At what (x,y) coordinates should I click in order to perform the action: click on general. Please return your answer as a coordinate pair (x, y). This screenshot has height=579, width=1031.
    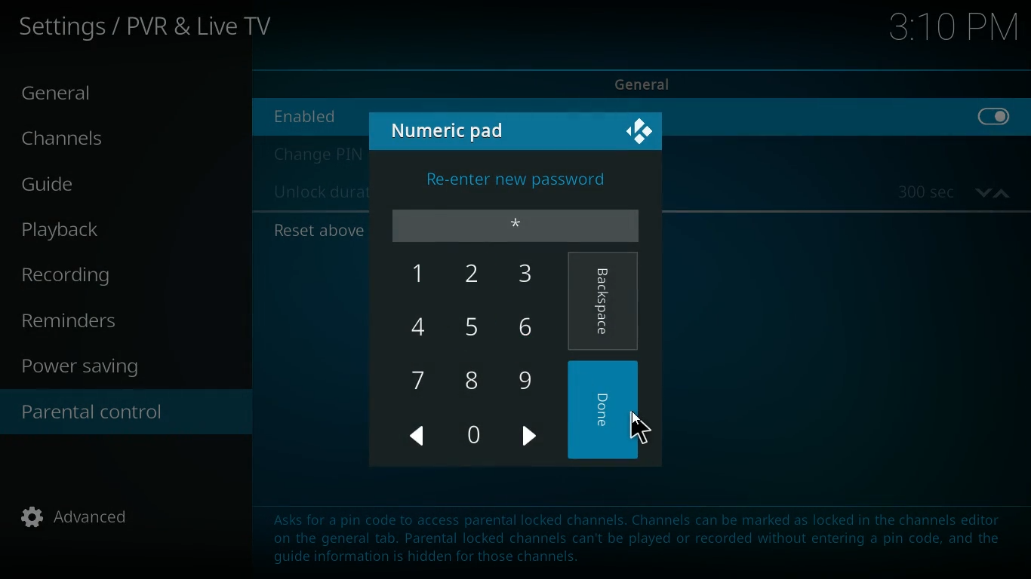
    Looking at the image, I should click on (655, 82).